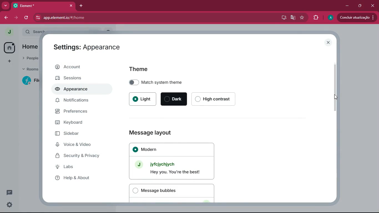 This screenshot has height=213, width=379. Describe the element at coordinates (171, 193) in the screenshot. I see `Message bubbles` at that location.